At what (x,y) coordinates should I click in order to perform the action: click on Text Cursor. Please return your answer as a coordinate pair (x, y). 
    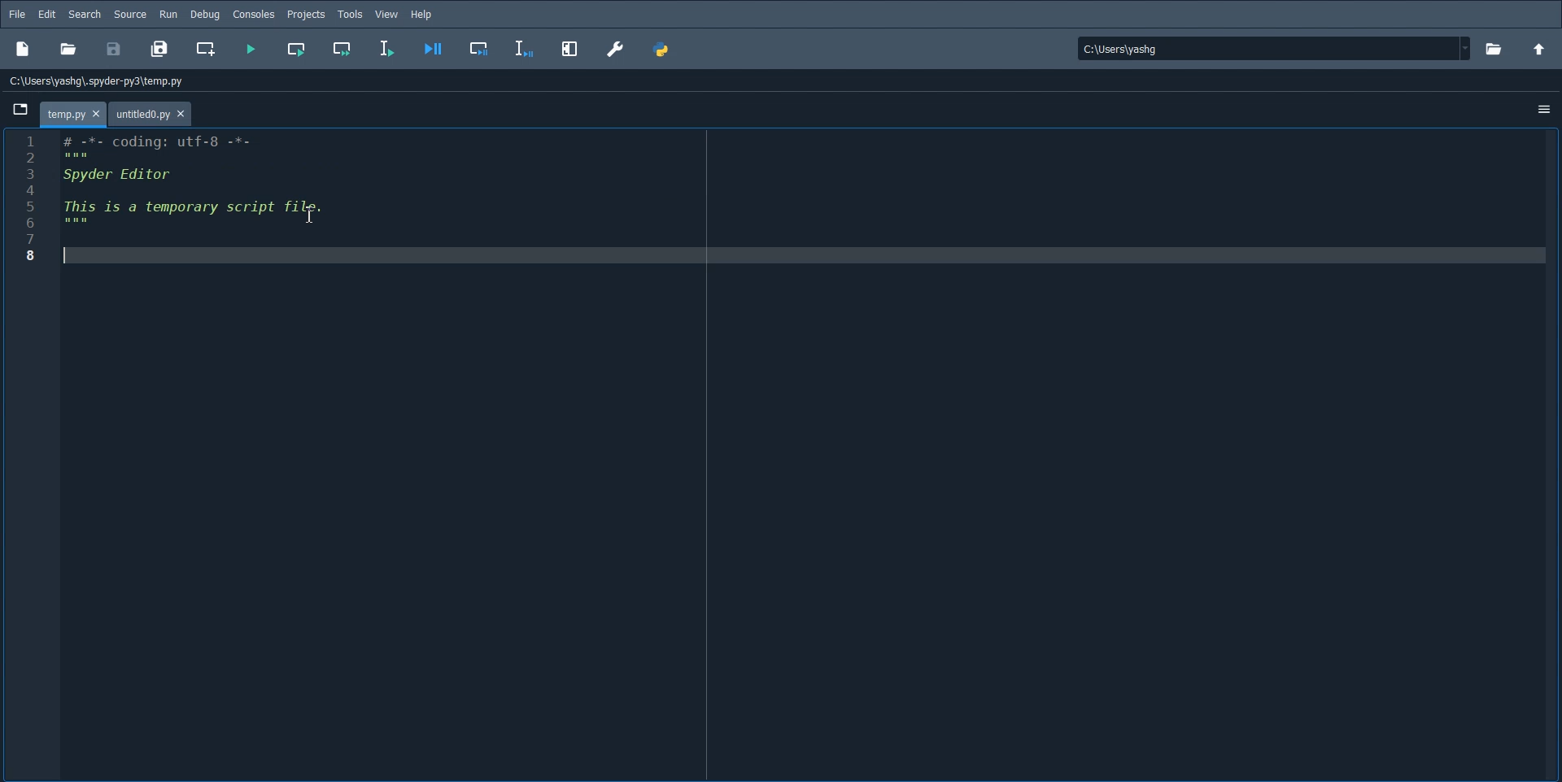
    Looking at the image, I should click on (310, 215).